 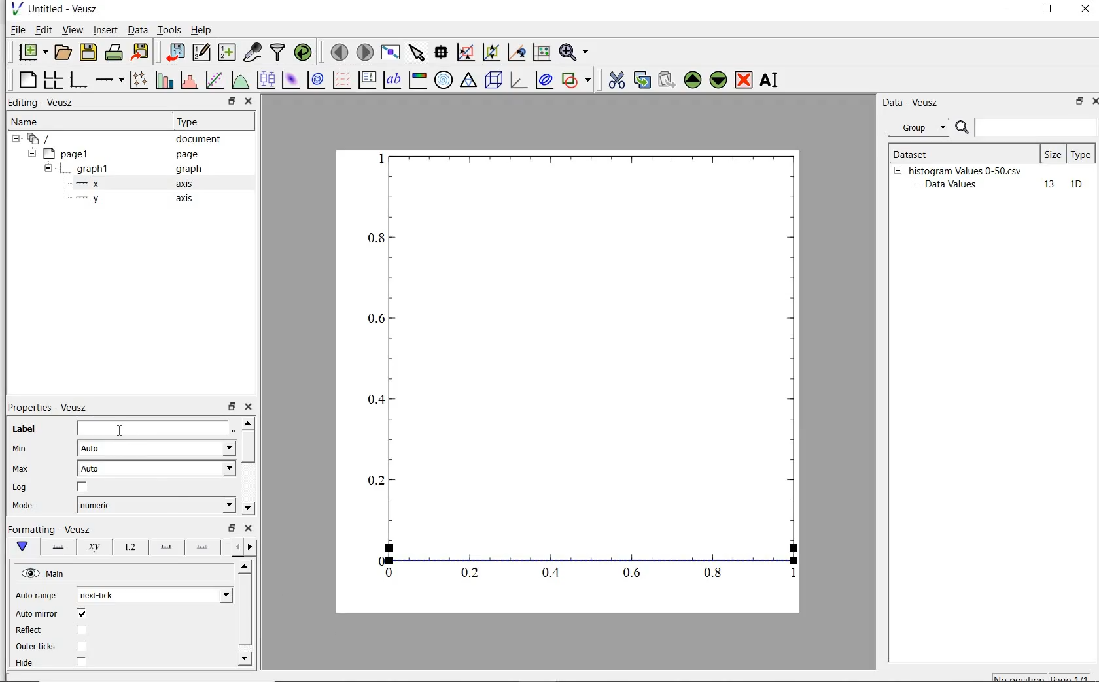 I want to click on 3d graph, so click(x=518, y=80).